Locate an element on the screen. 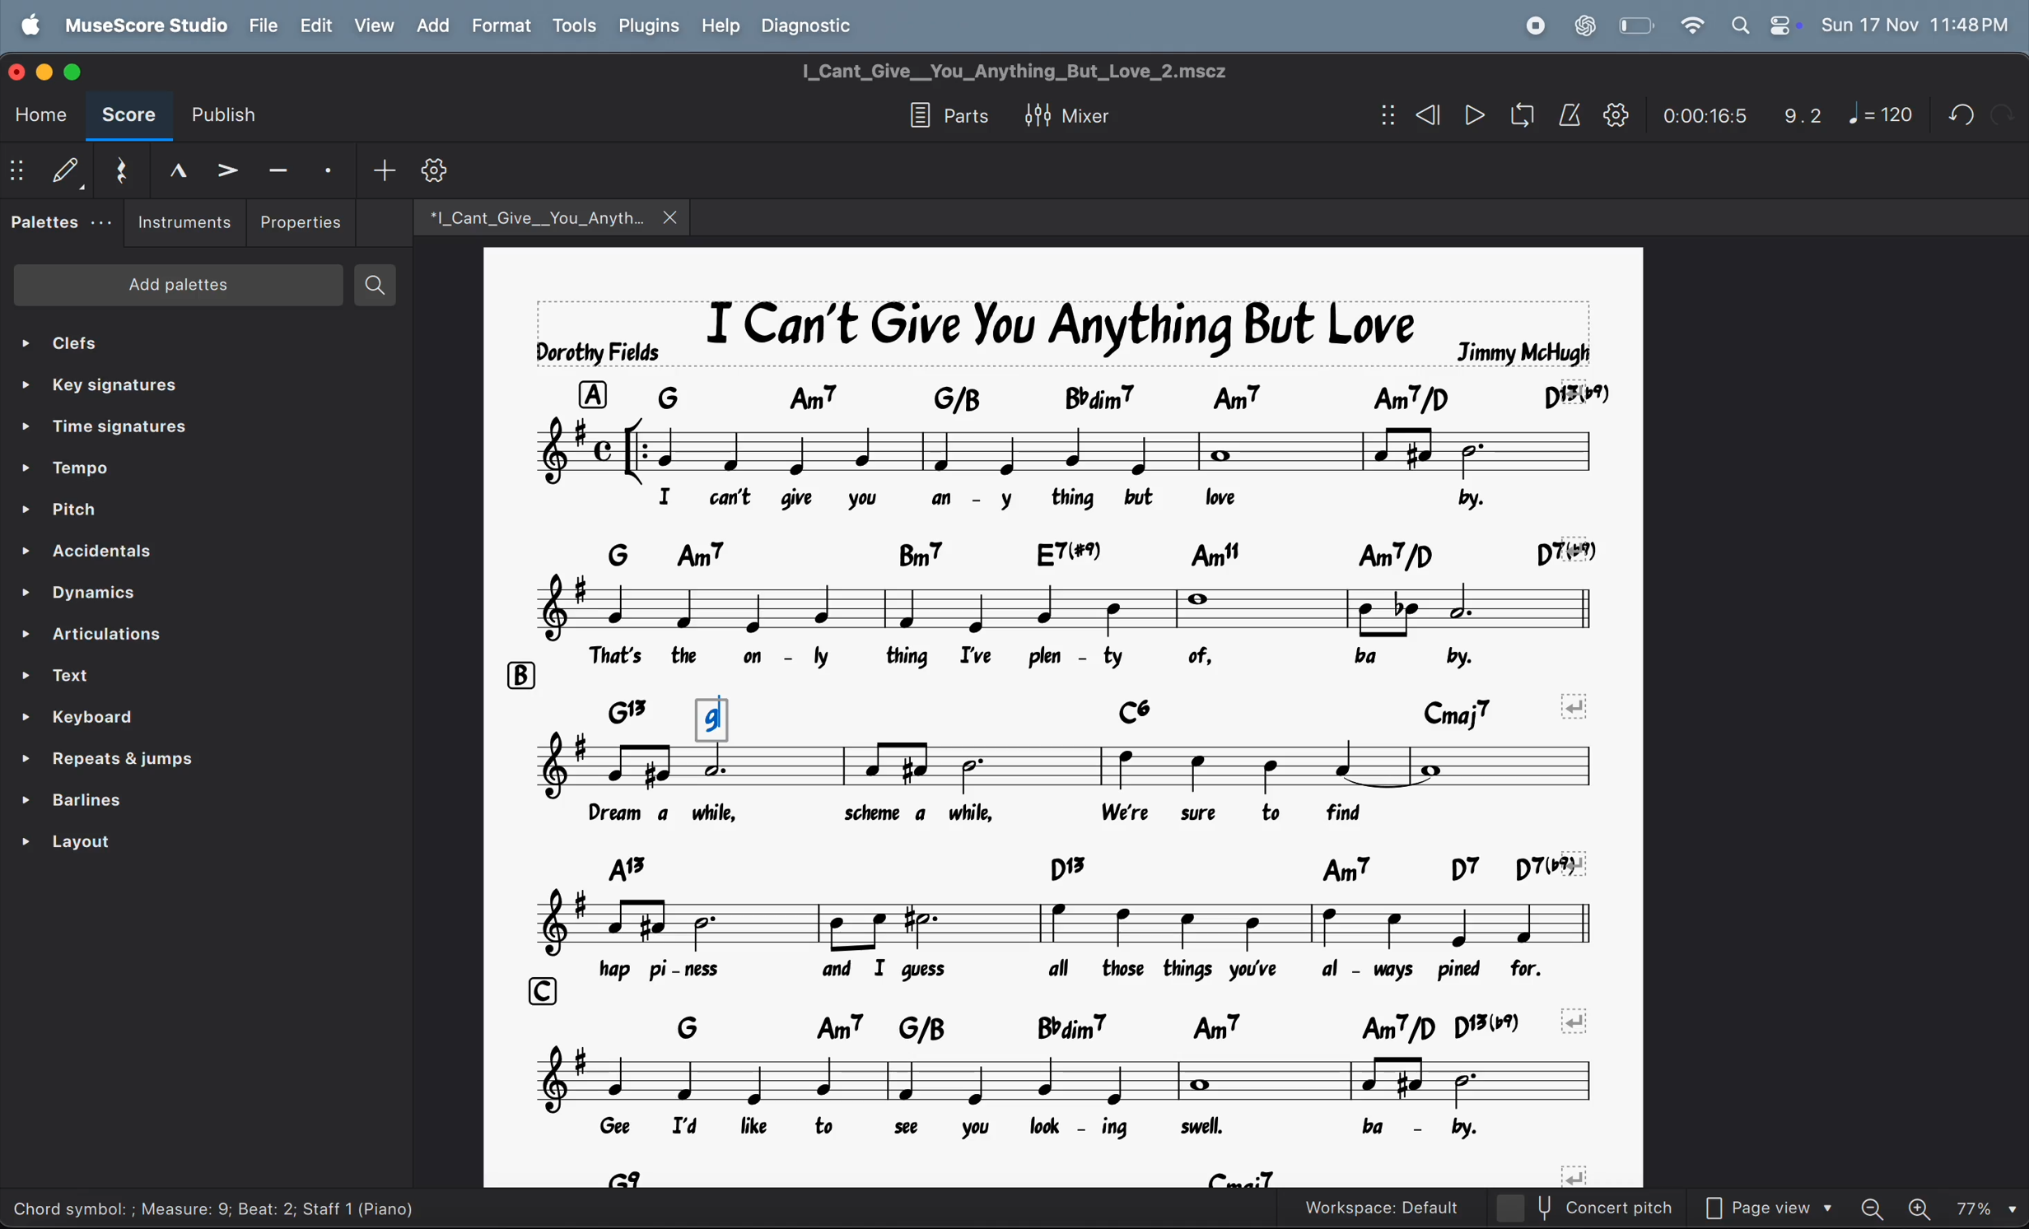  add palettes is located at coordinates (175, 286).